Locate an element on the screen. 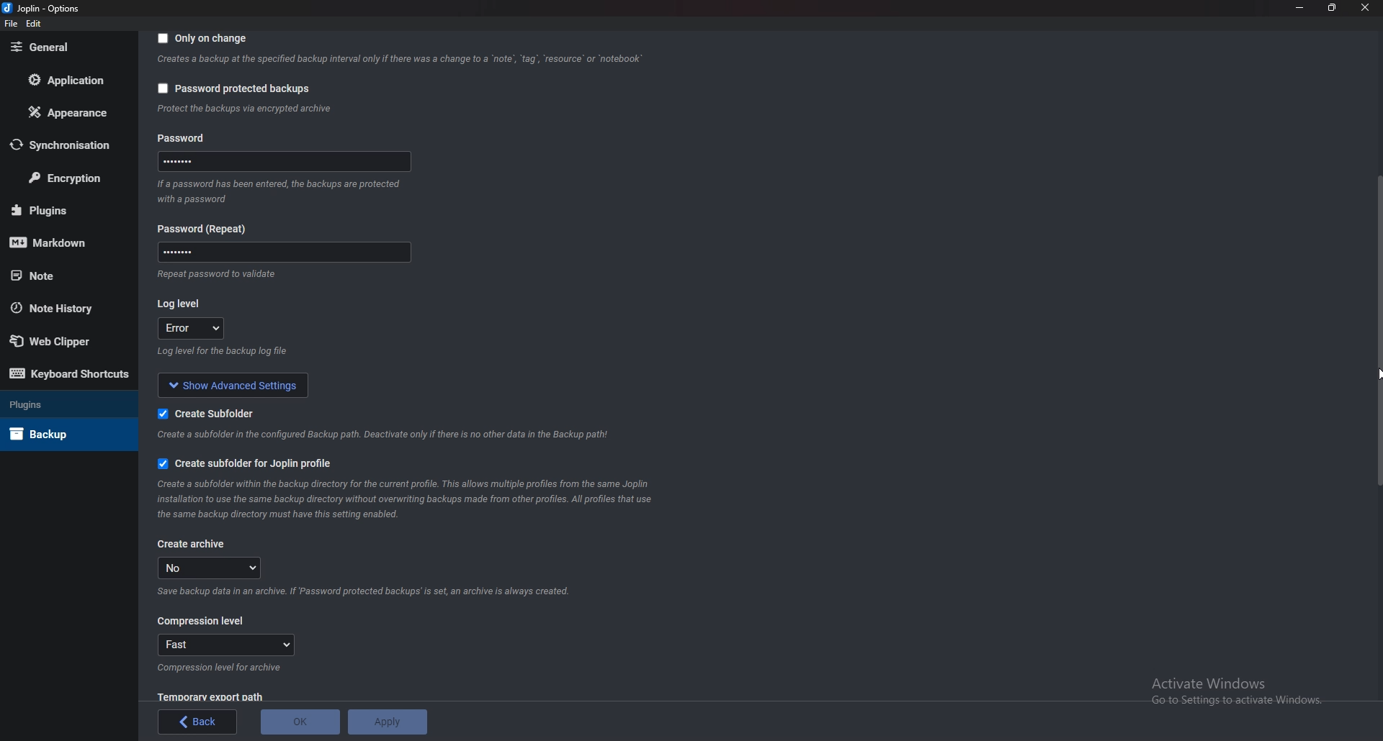  no is located at coordinates (214, 568).